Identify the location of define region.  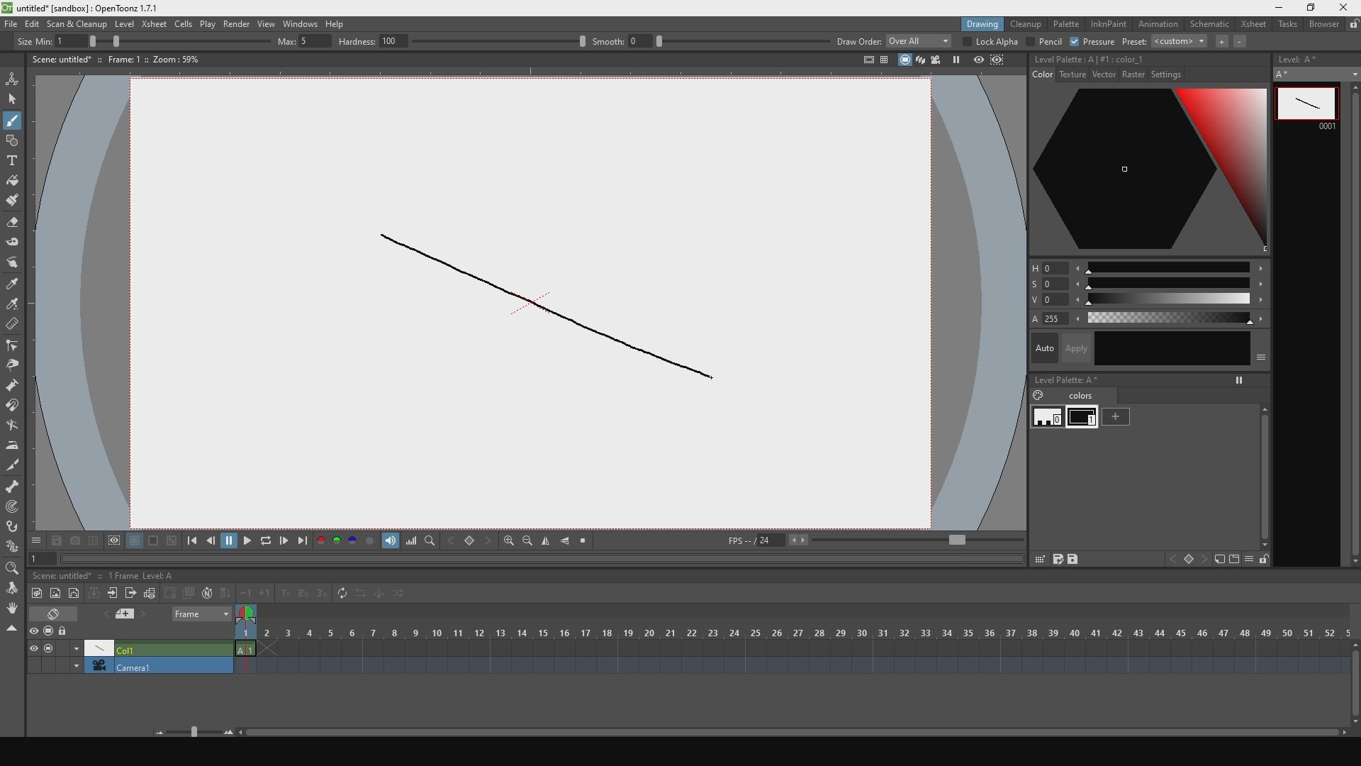
(1007, 61).